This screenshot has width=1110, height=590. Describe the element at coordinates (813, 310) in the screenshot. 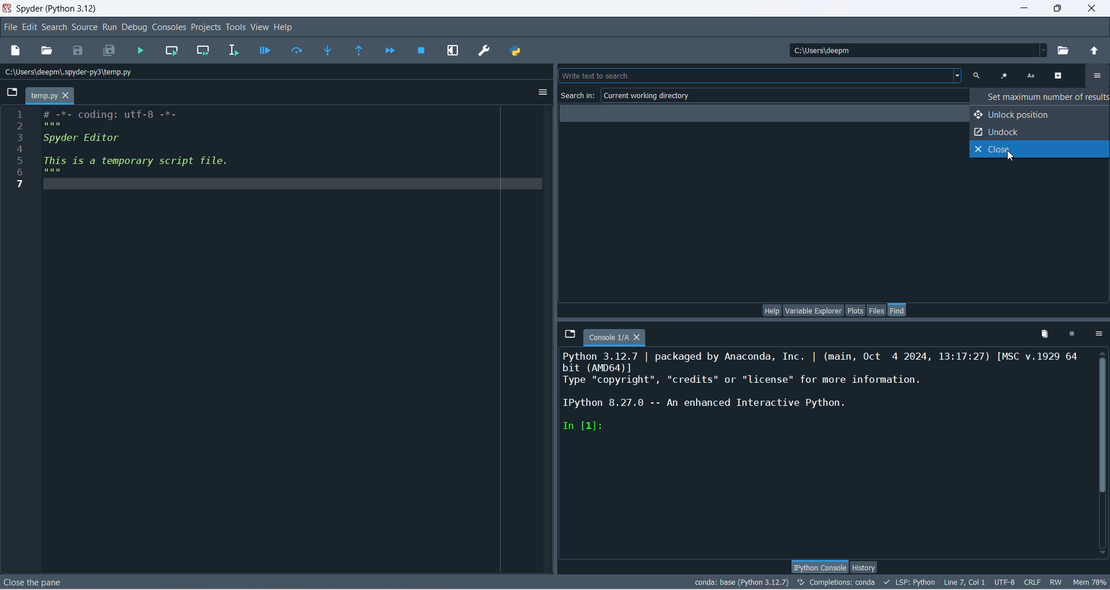

I see `variable explorer` at that location.